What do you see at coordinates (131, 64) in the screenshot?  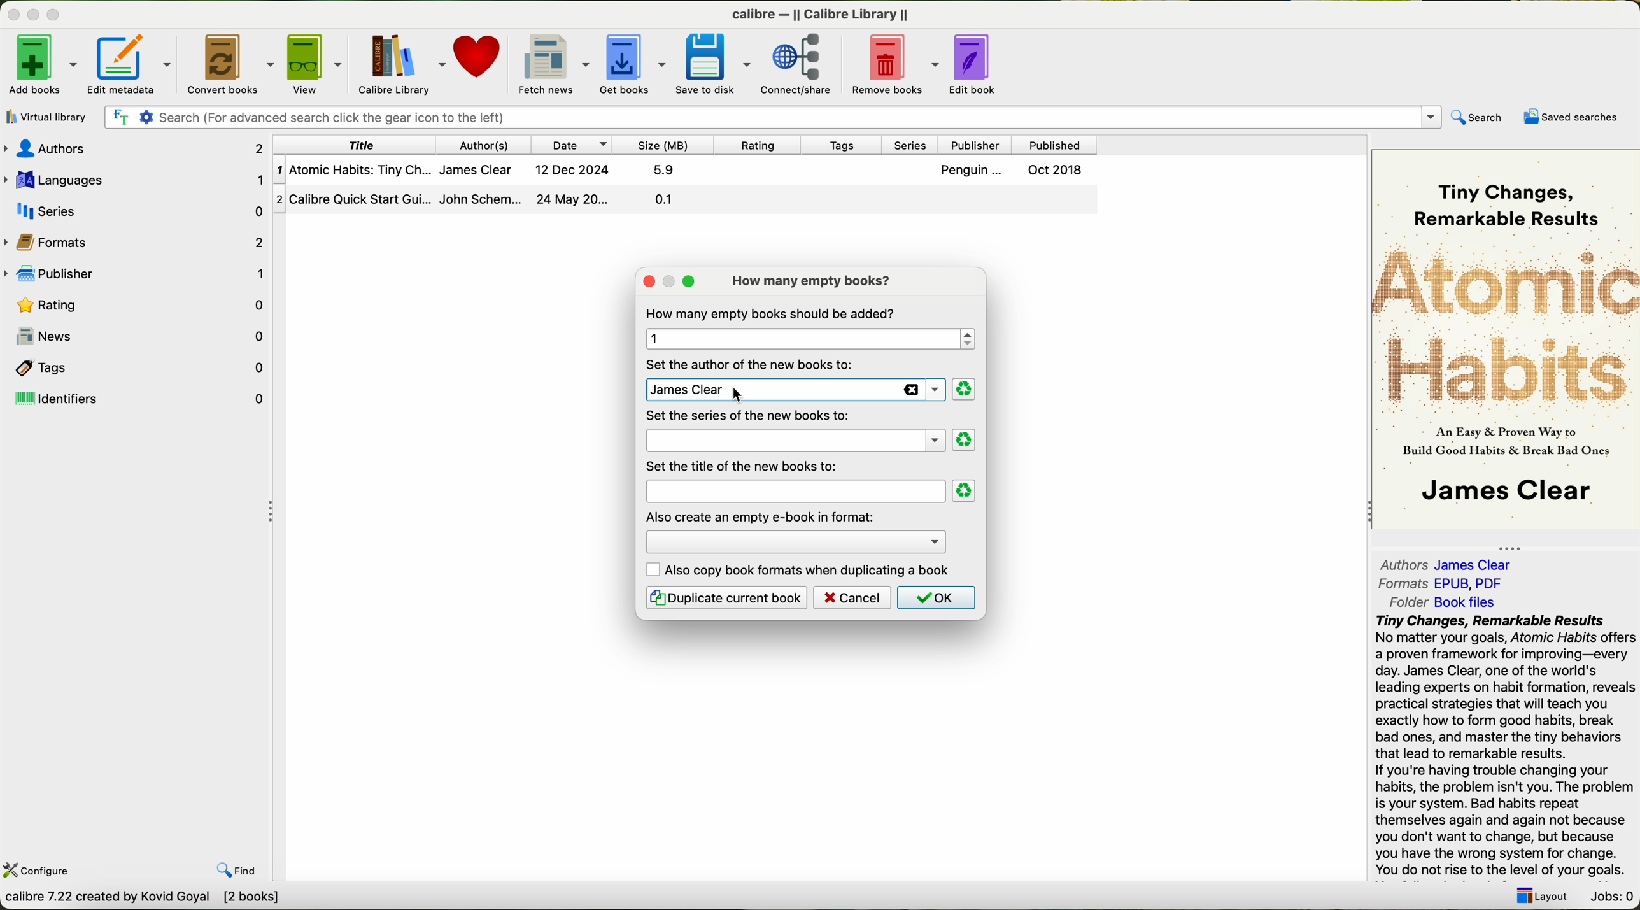 I see `edit metadata` at bounding box center [131, 64].